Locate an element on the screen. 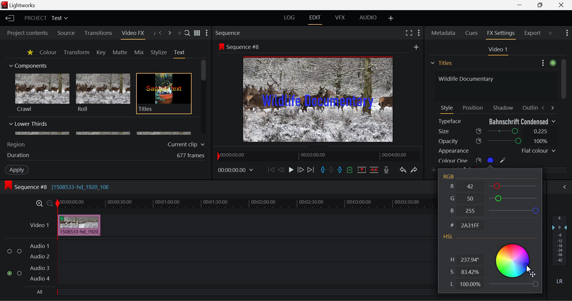  Favorites is located at coordinates (31, 53).